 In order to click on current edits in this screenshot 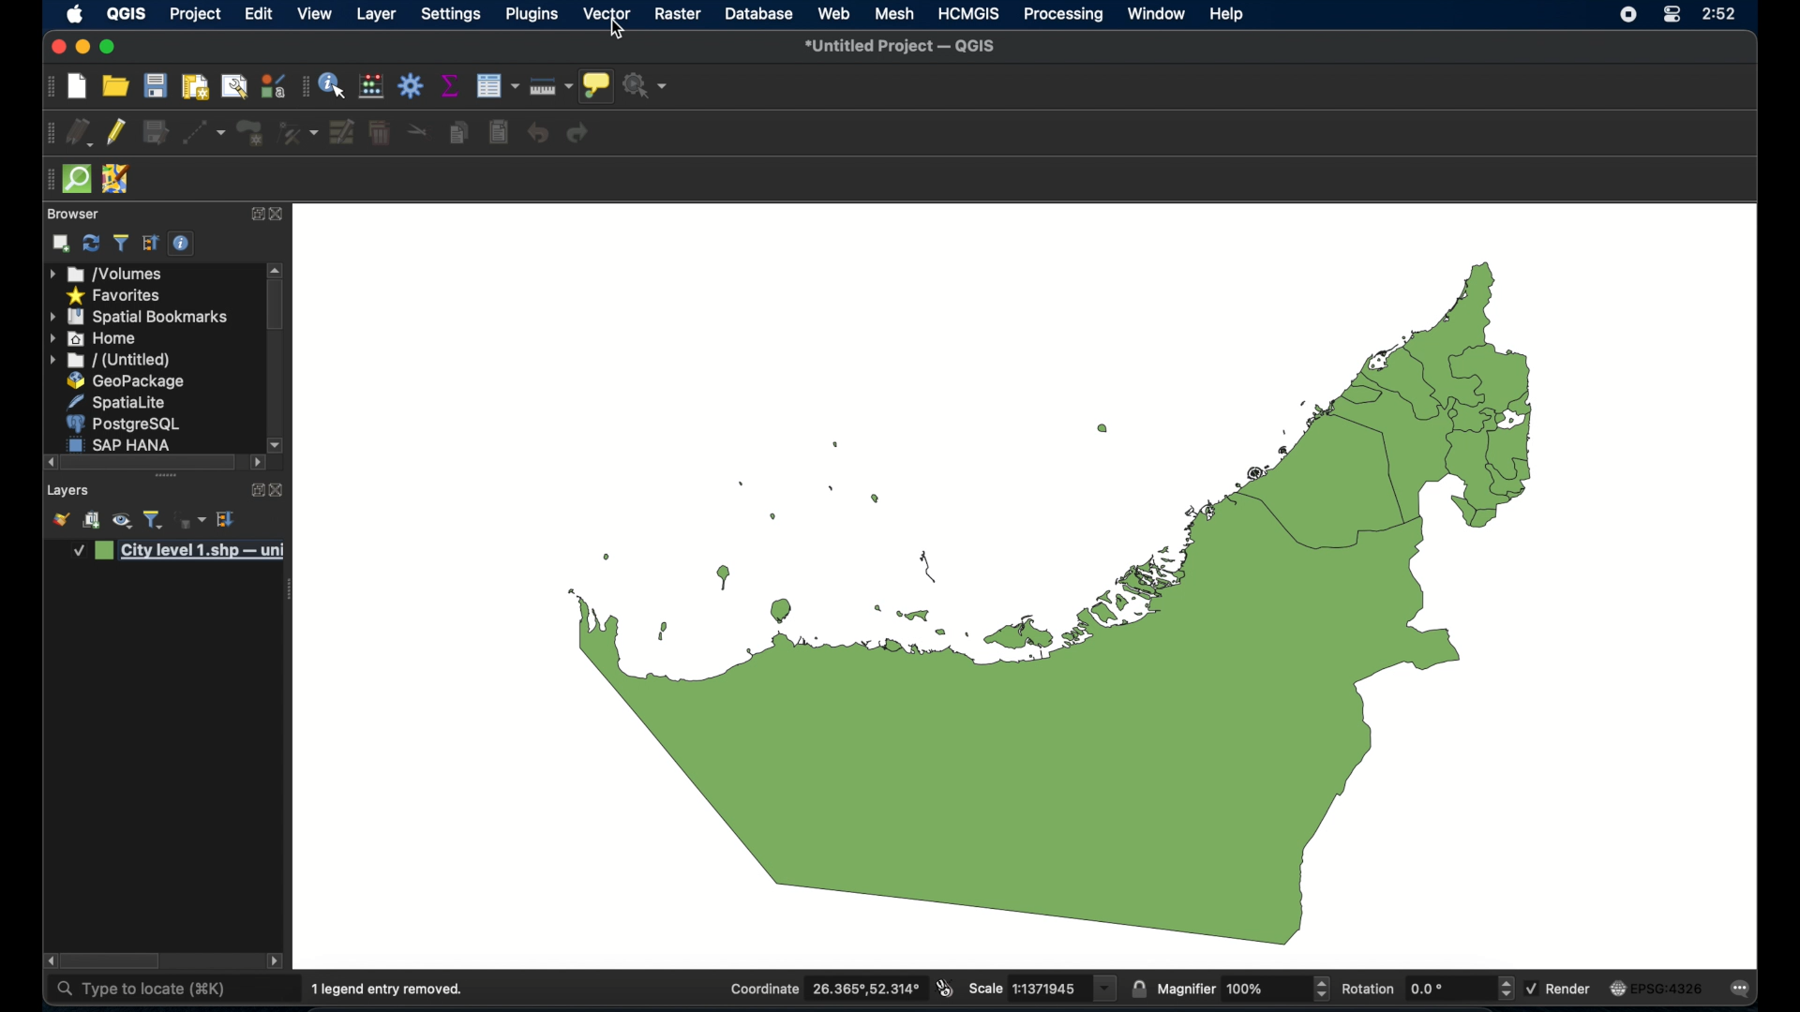, I will do `click(80, 132)`.